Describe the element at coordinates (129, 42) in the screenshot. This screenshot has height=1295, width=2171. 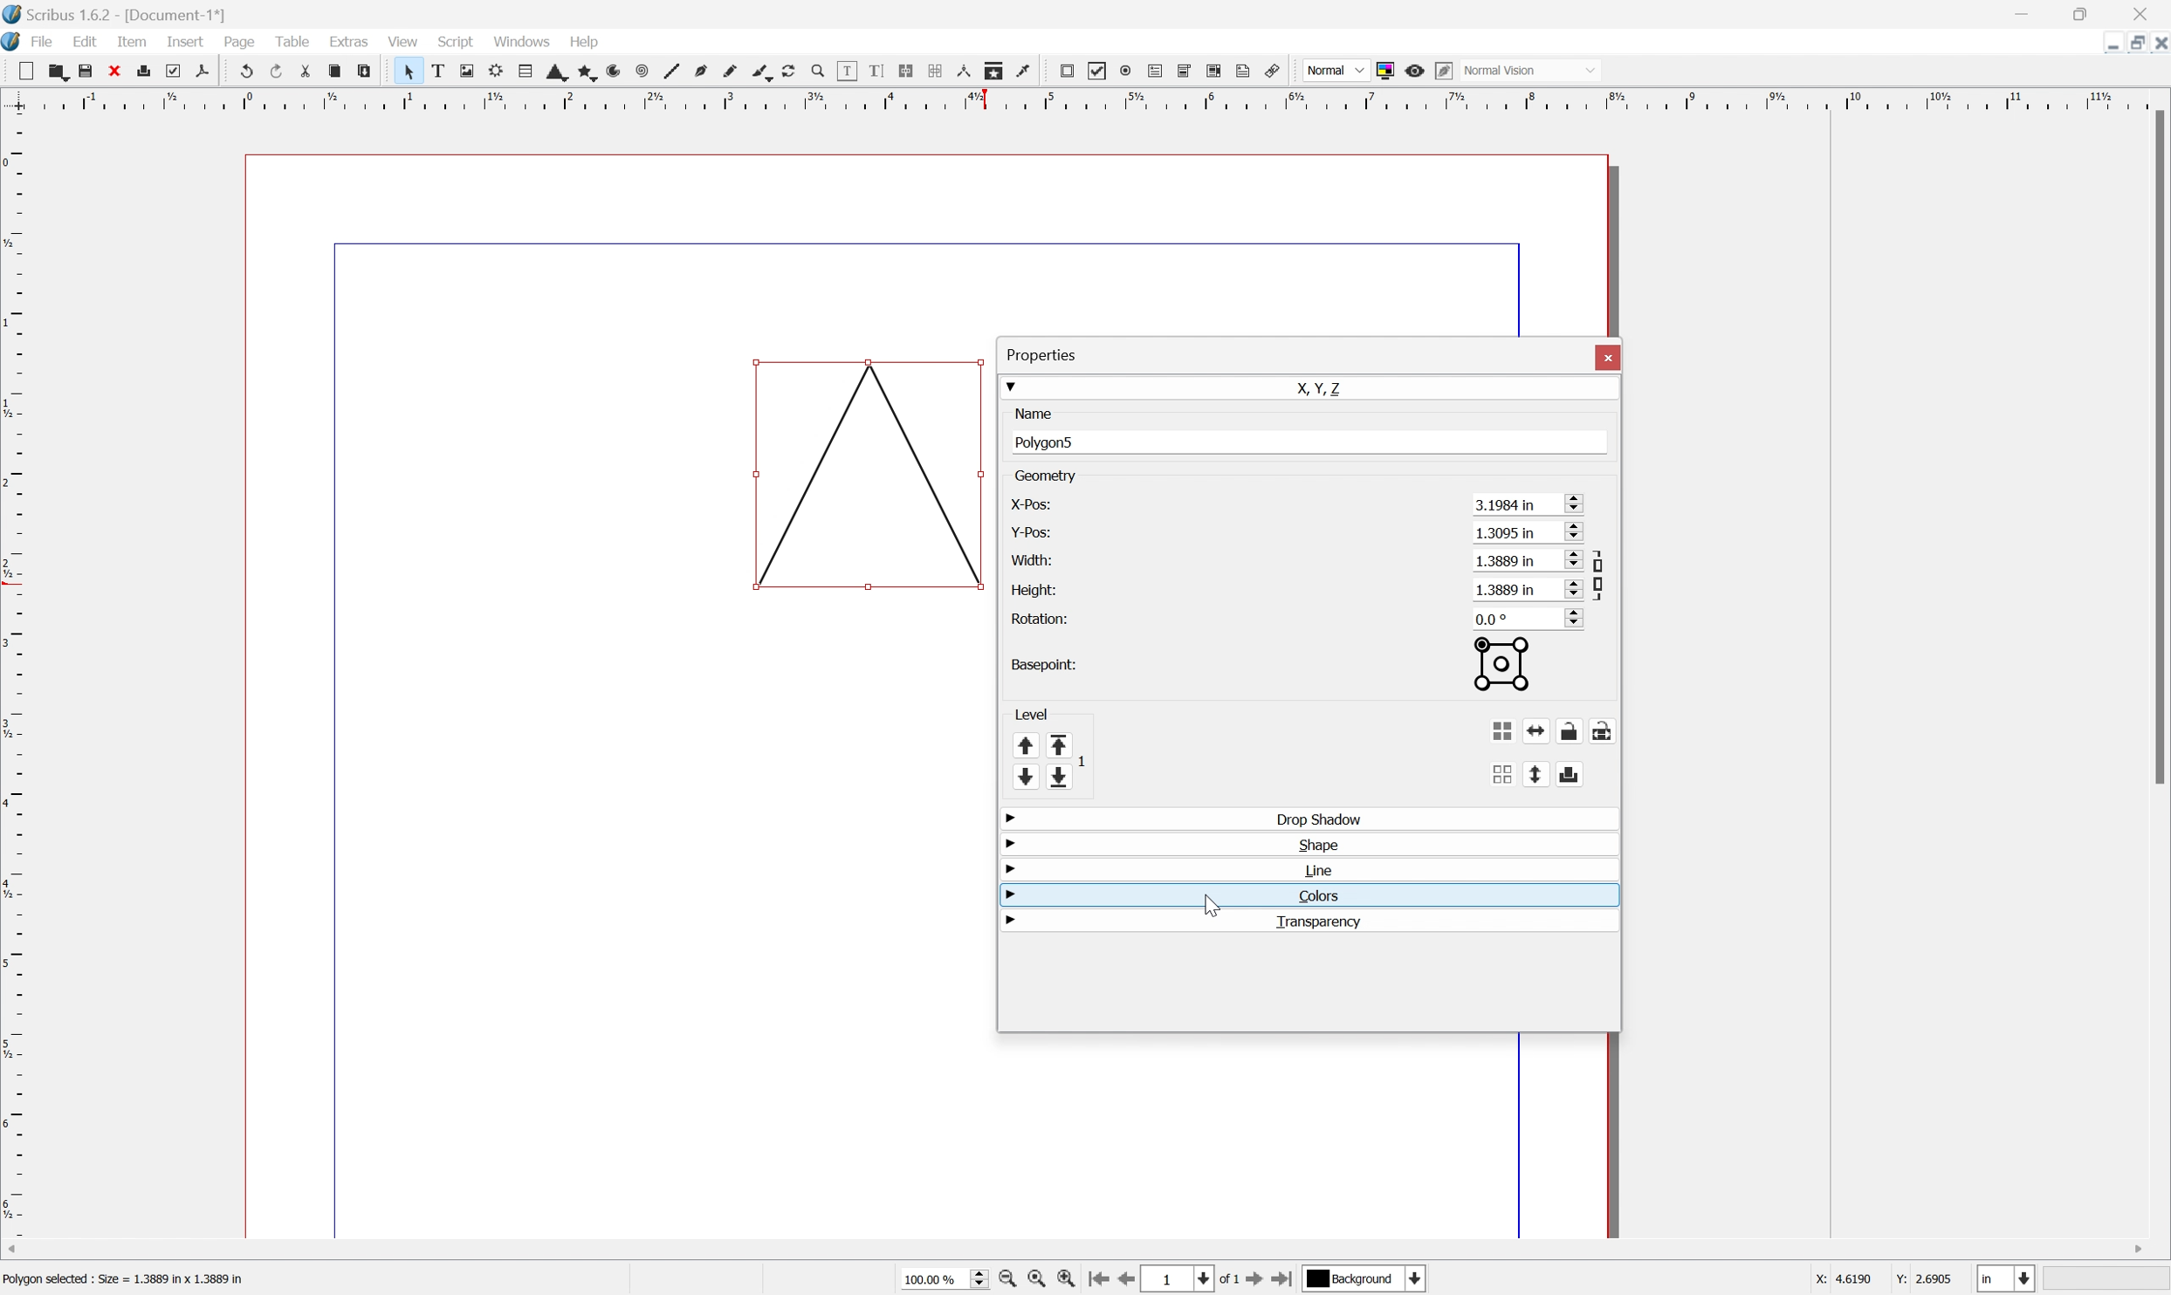
I see `Item` at that location.